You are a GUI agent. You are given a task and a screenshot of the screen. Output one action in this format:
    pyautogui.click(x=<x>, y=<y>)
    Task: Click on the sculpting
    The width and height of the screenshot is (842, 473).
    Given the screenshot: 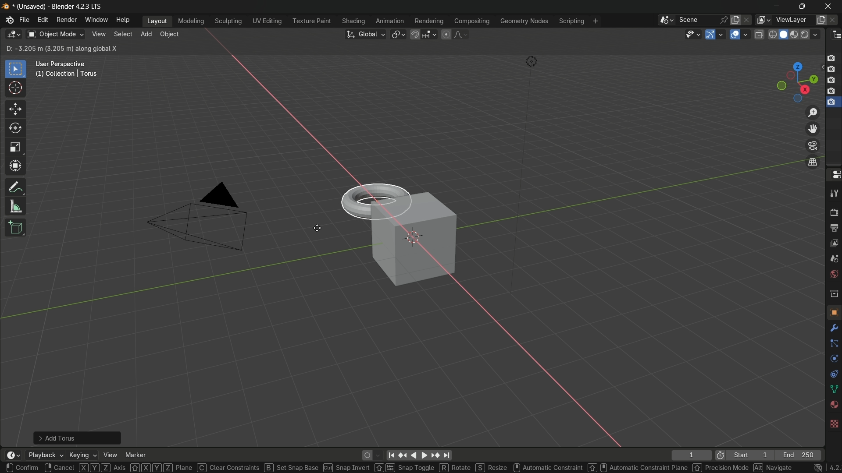 What is the action you would take?
    pyautogui.click(x=229, y=21)
    